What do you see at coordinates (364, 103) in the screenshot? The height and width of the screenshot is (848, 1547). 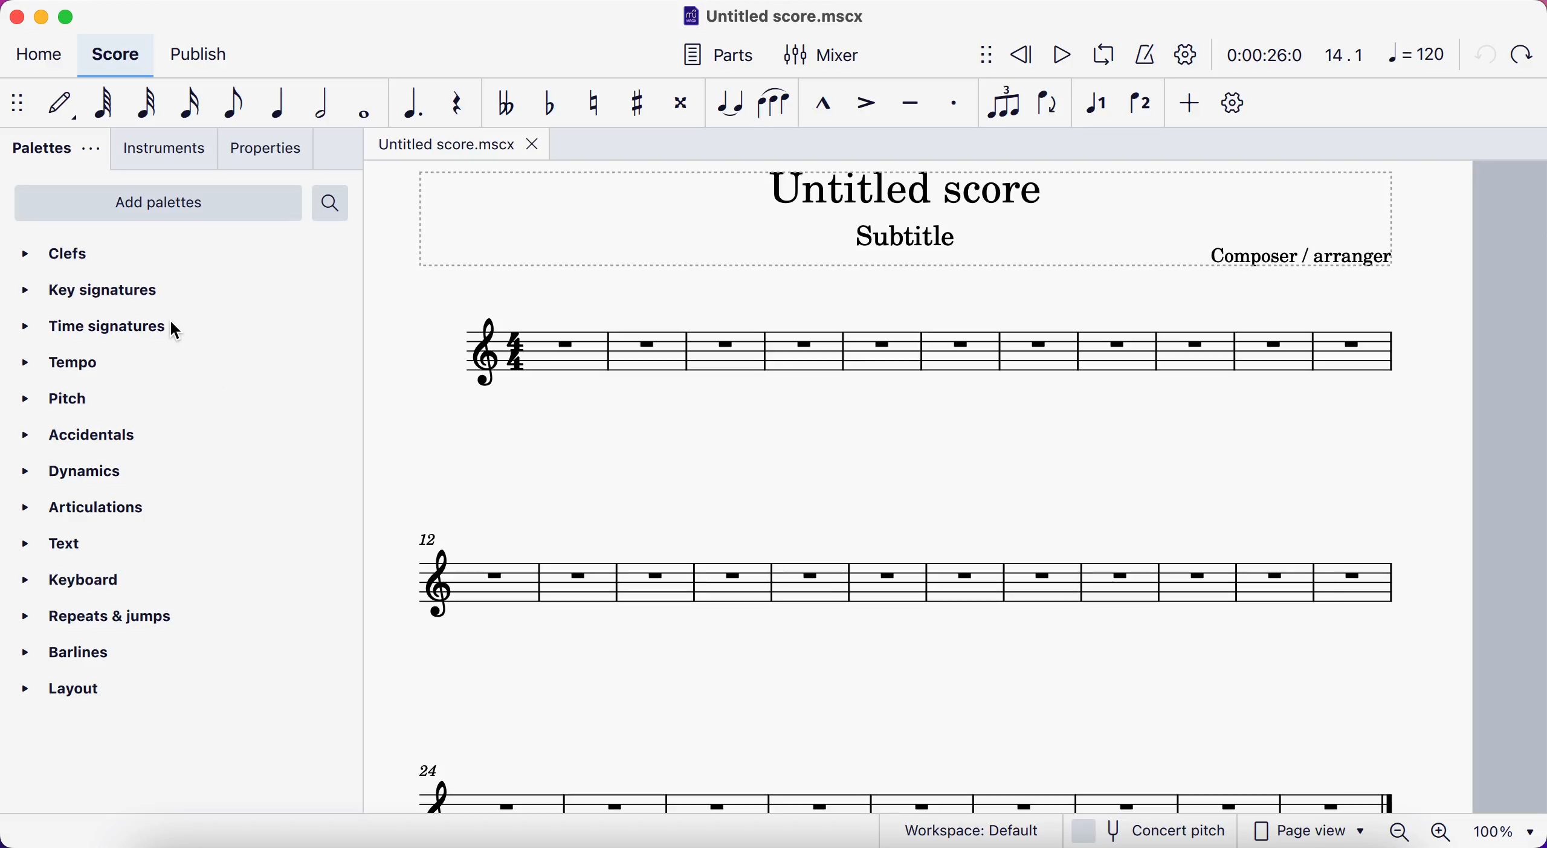 I see `whole note` at bounding box center [364, 103].